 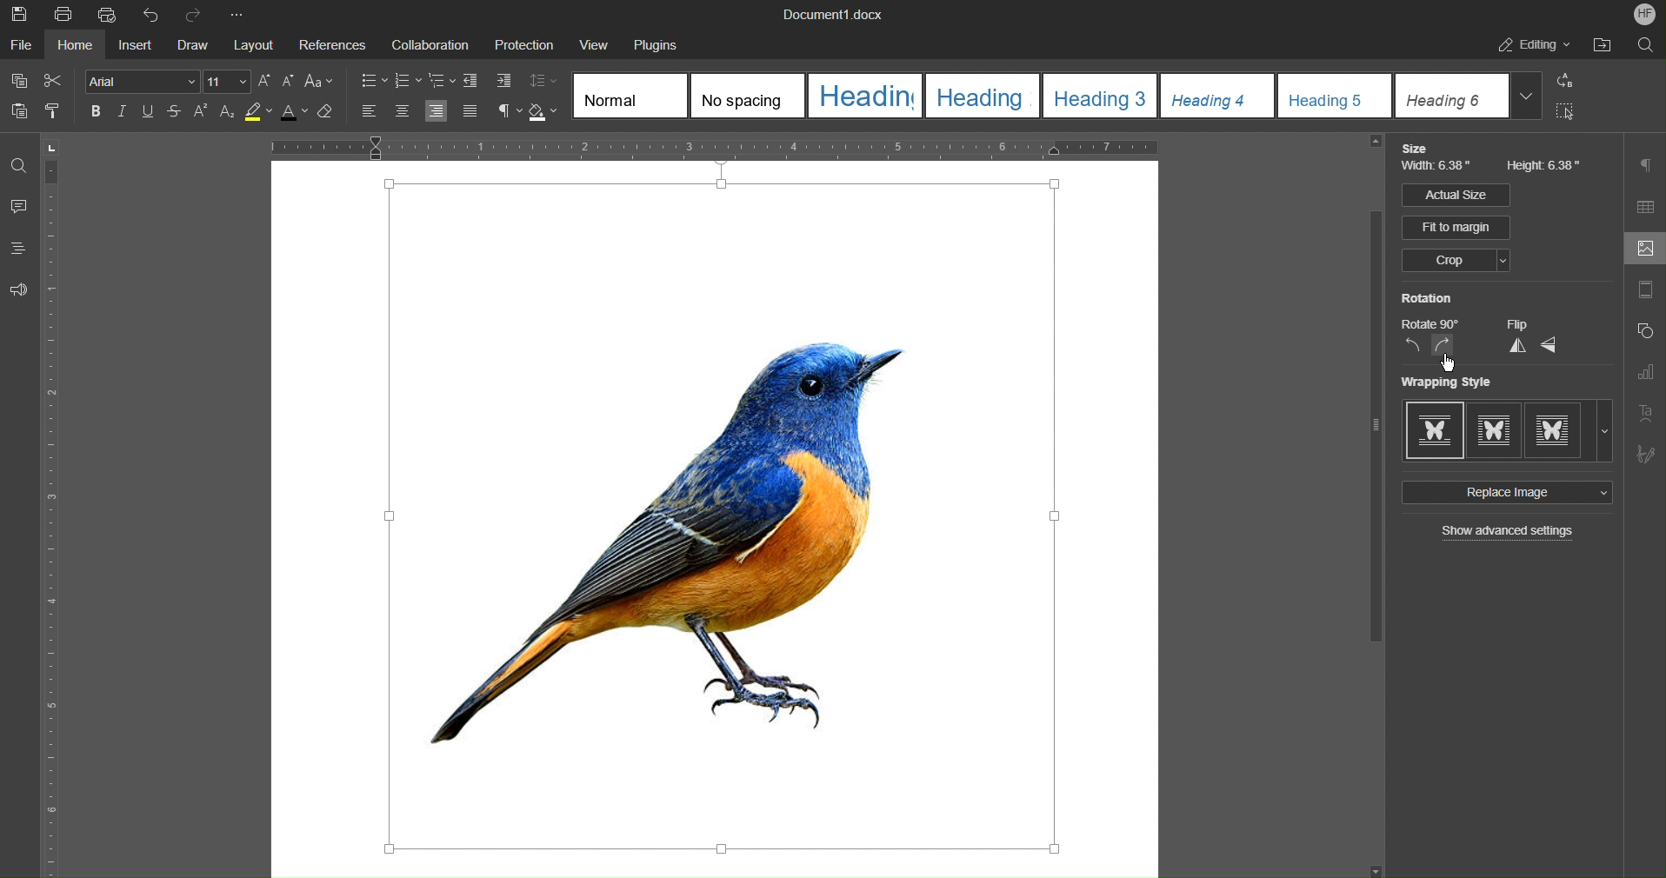 I want to click on Superscript, so click(x=202, y=113).